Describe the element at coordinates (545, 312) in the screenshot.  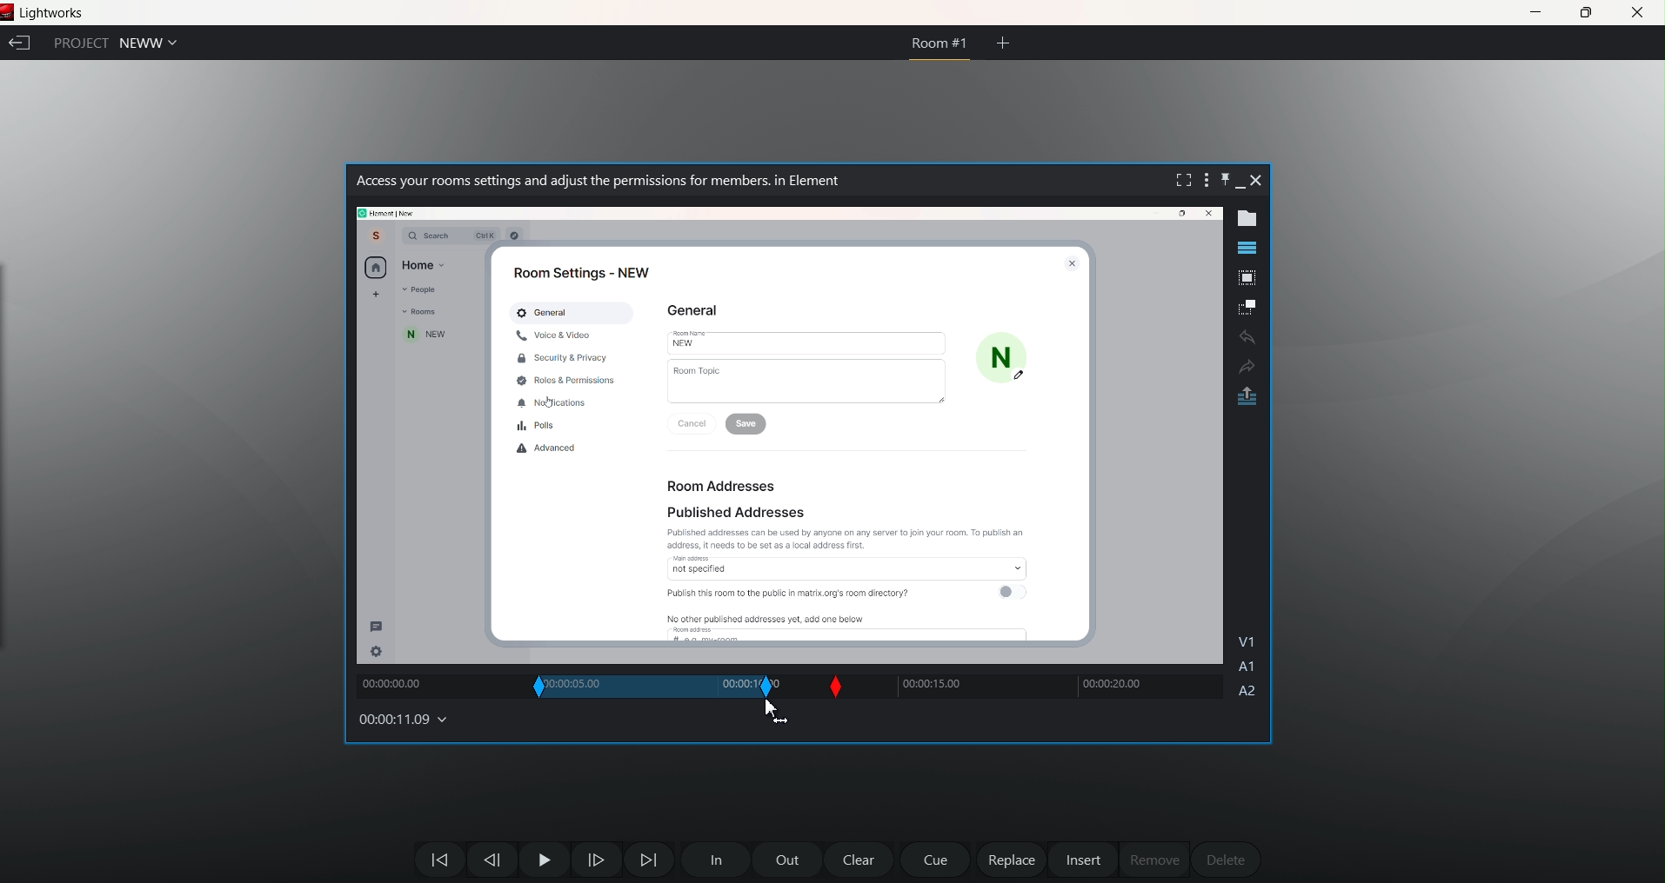
I see `General` at that location.